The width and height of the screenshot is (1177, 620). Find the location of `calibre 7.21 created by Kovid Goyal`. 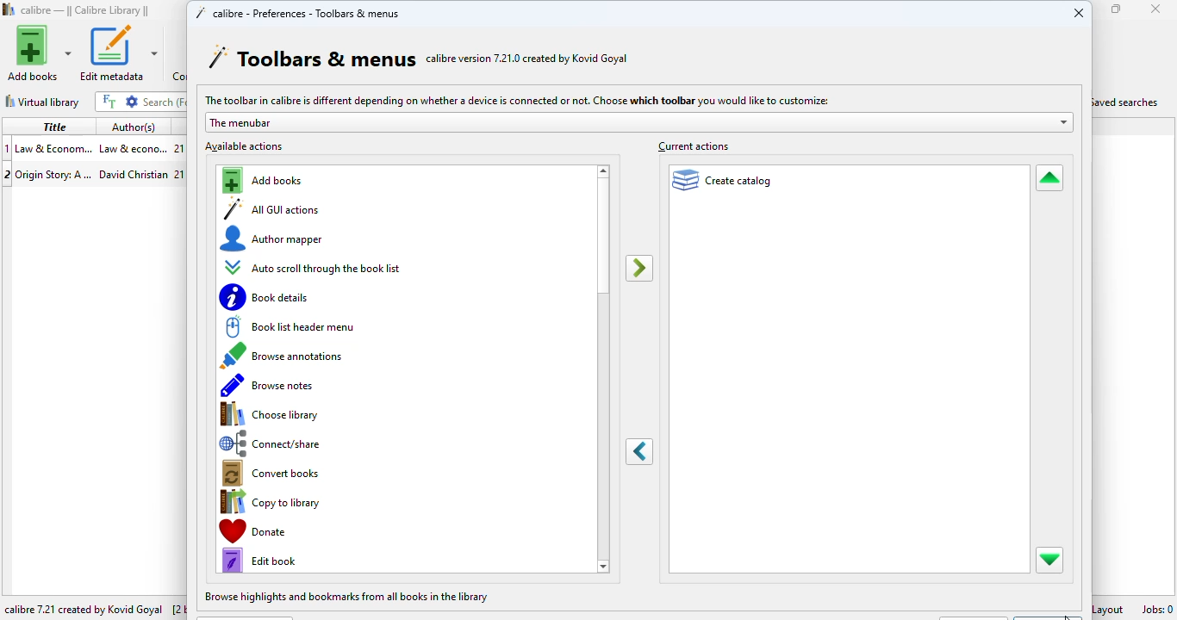

calibre 7.21 created by Kovid Goyal is located at coordinates (84, 610).